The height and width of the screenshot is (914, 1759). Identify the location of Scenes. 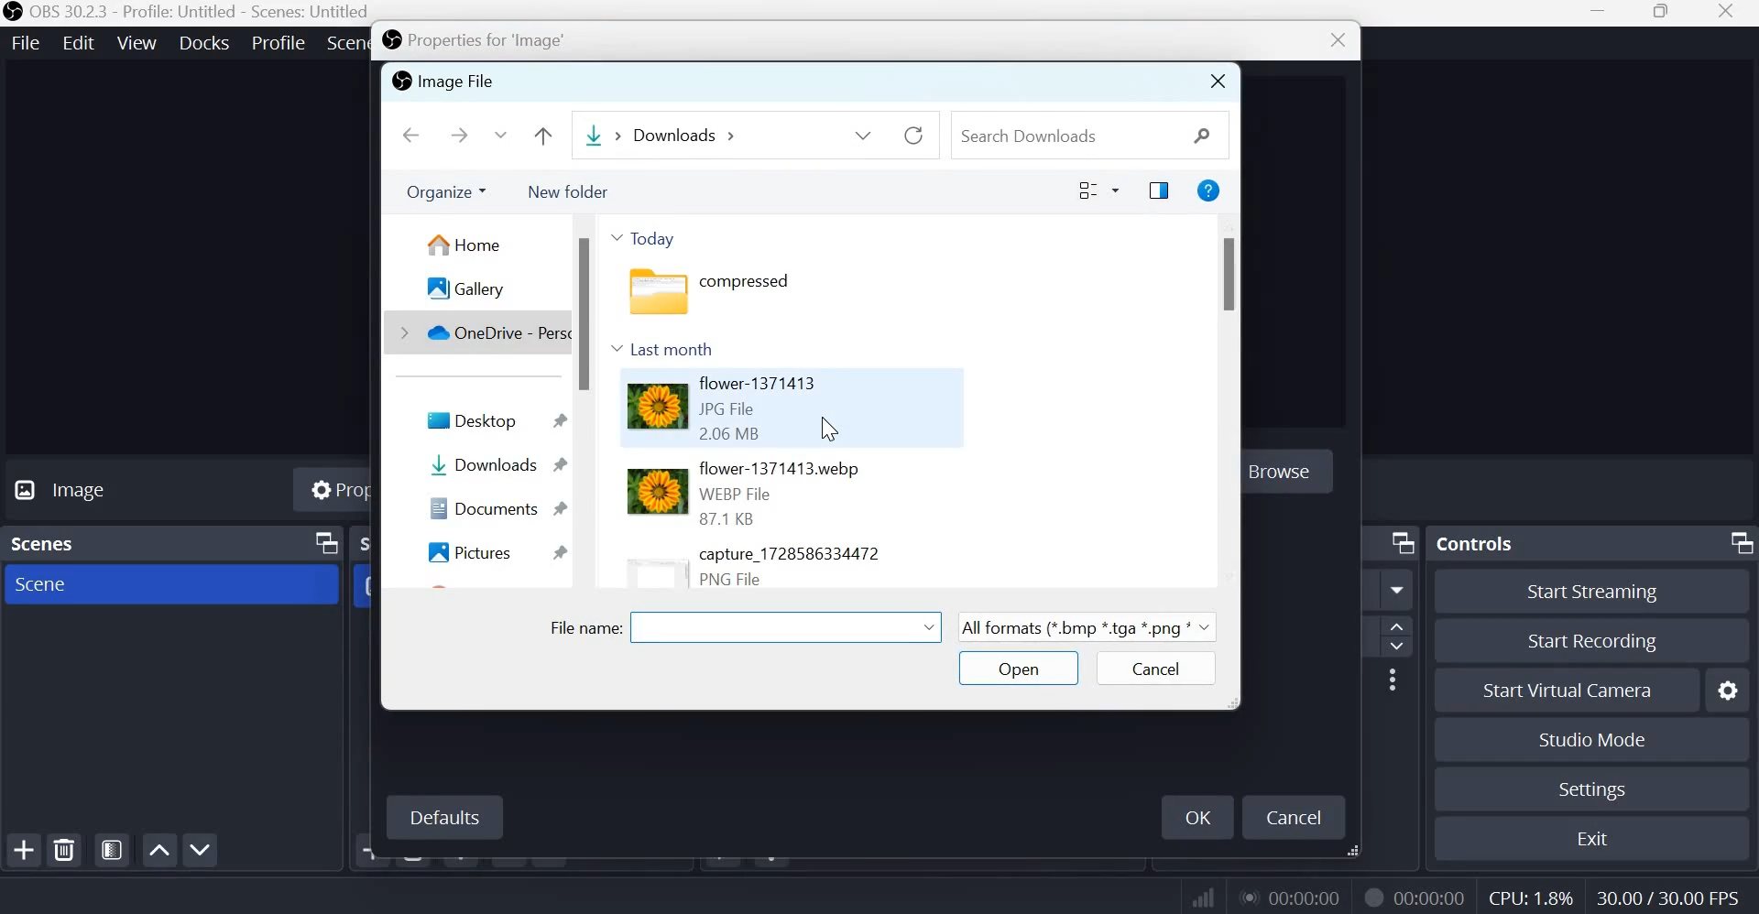
(50, 545).